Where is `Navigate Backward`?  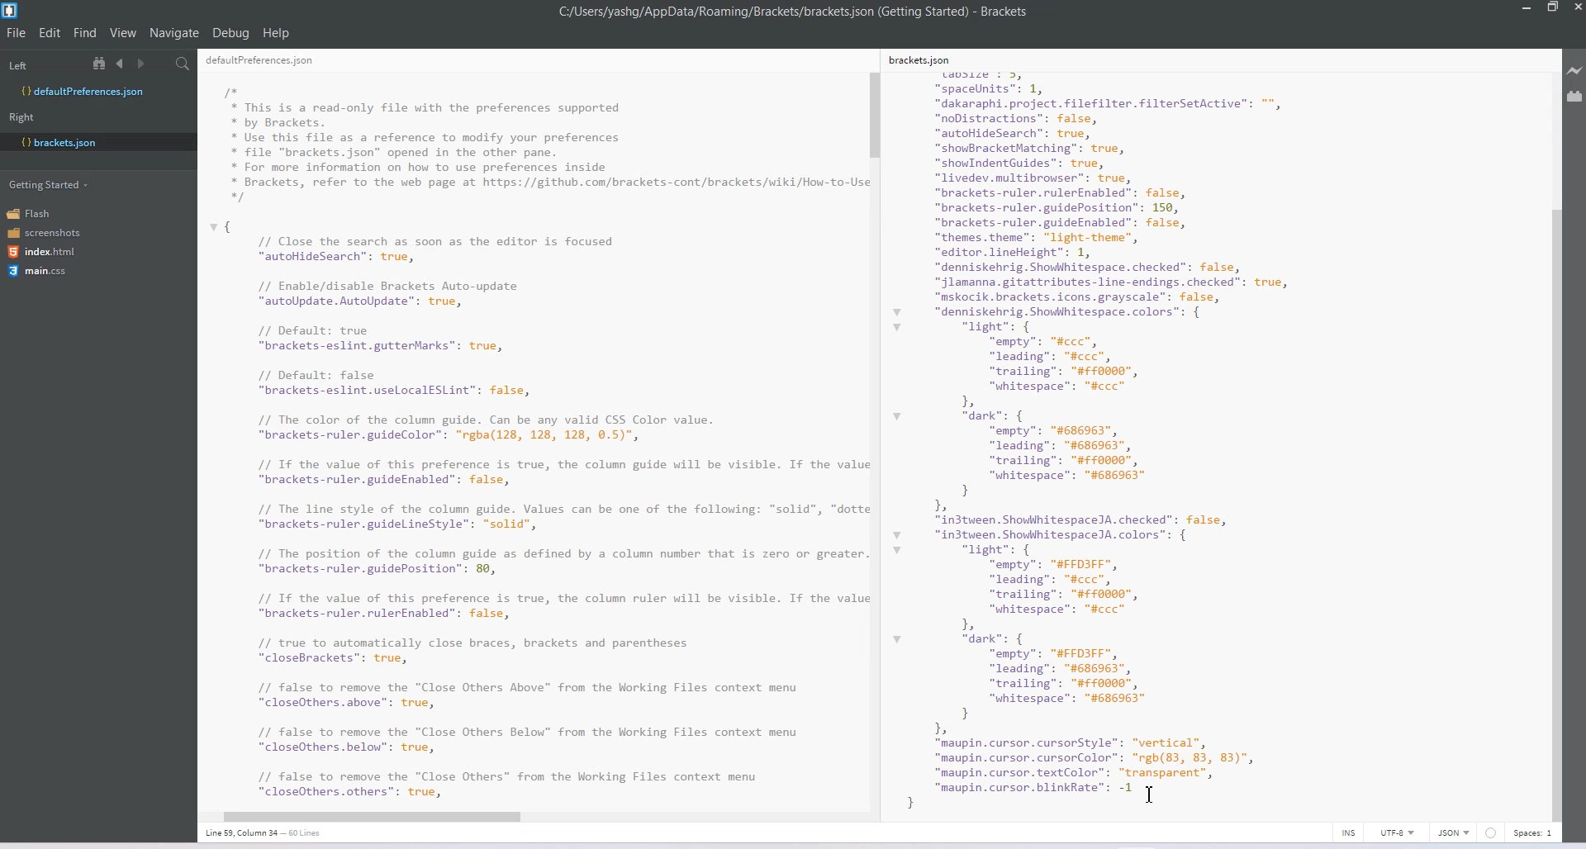
Navigate Backward is located at coordinates (122, 63).